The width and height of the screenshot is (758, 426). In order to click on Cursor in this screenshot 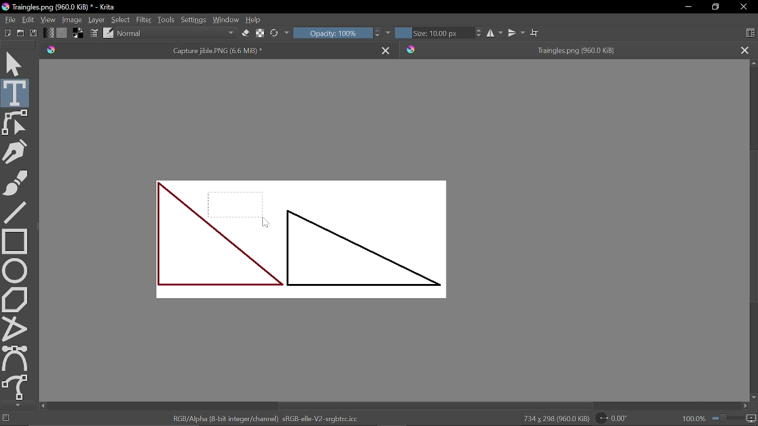, I will do `click(264, 221)`.